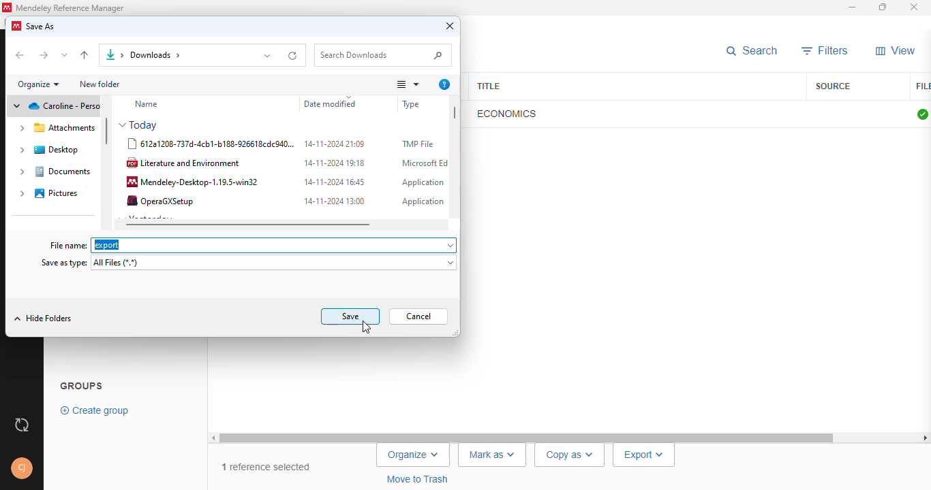  I want to click on search, so click(752, 51).